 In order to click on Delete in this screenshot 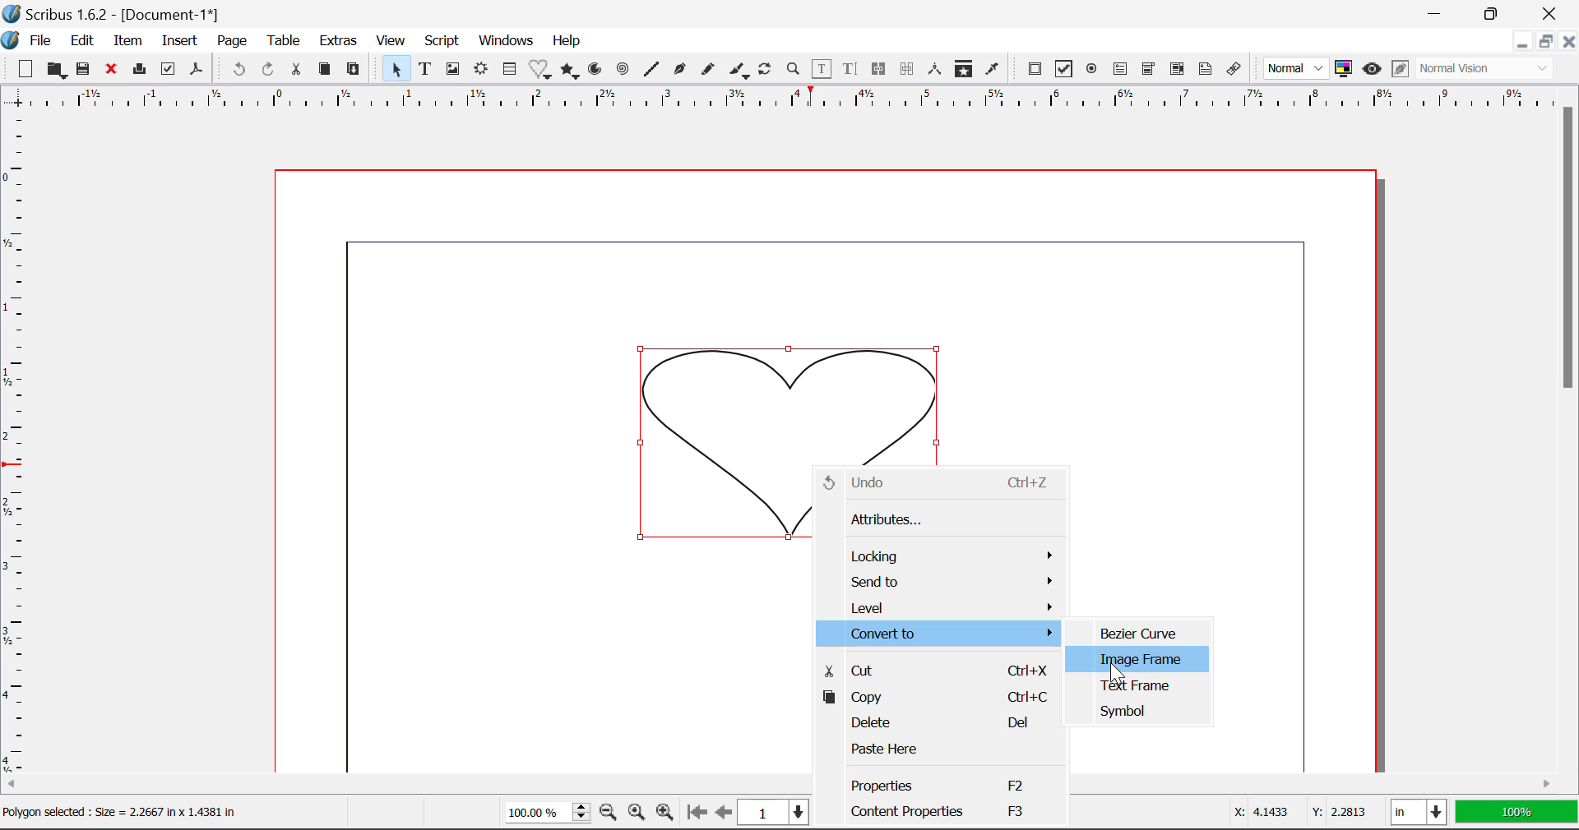, I will do `click(938, 723)`.